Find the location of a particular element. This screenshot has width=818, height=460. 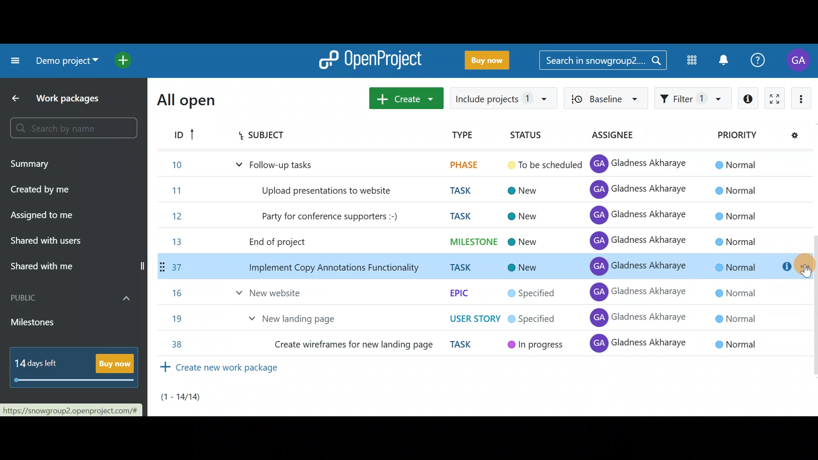

37 is located at coordinates (173, 268).